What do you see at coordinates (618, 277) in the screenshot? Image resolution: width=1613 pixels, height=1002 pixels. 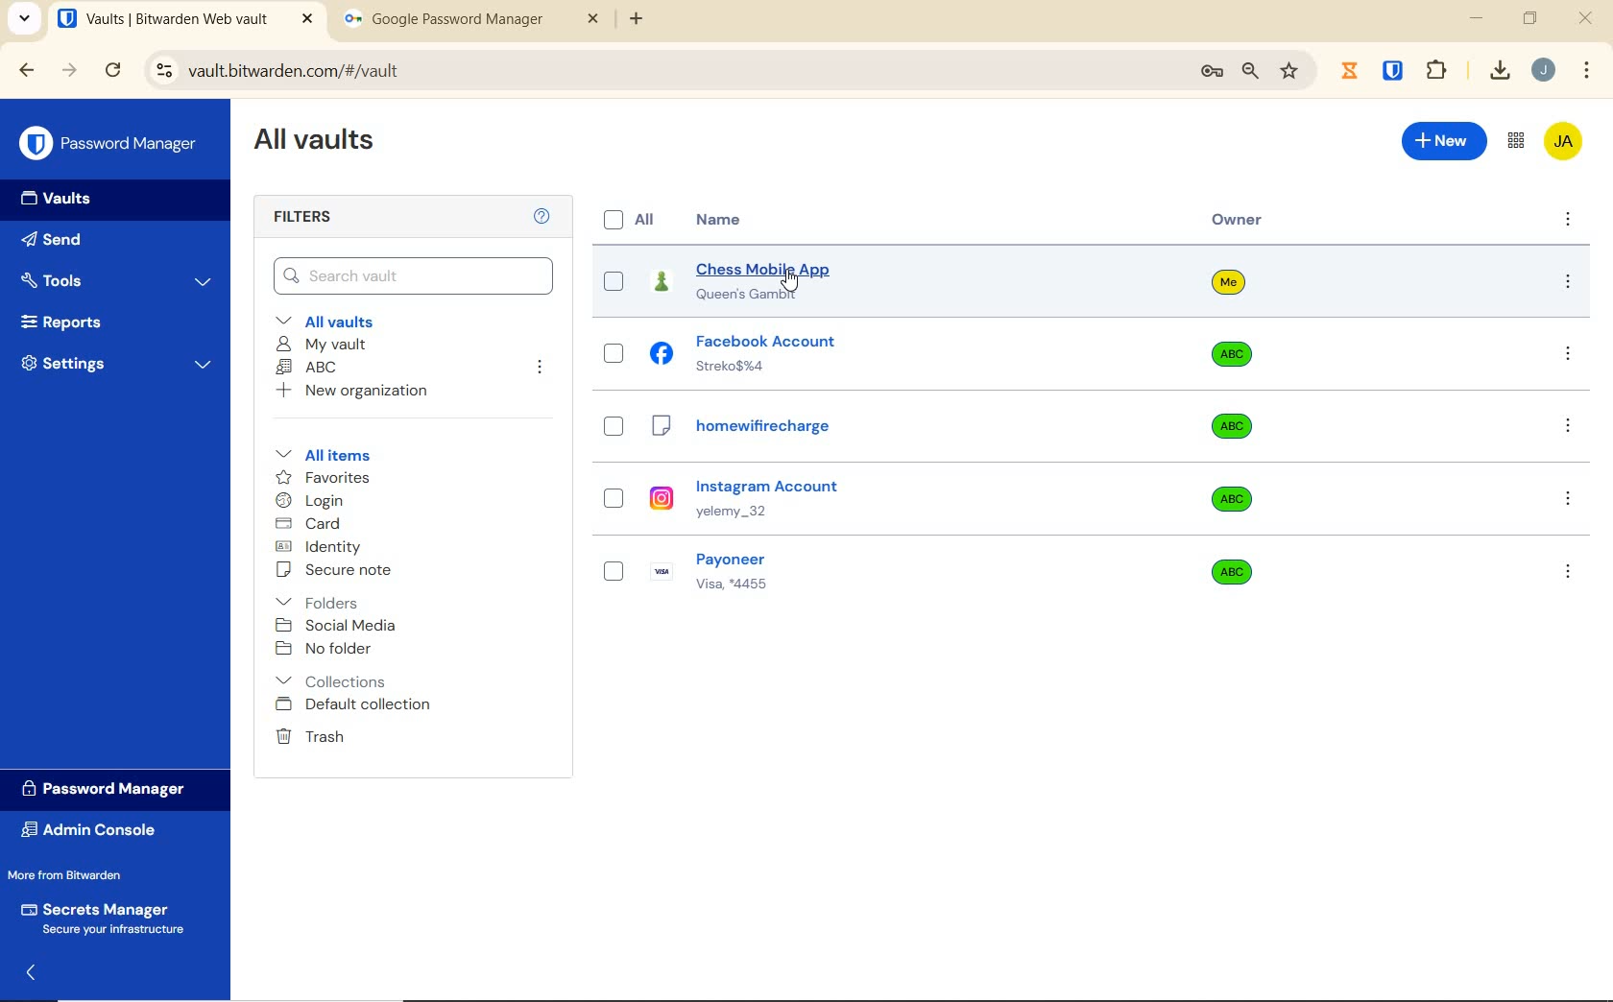 I see `check box` at bounding box center [618, 277].